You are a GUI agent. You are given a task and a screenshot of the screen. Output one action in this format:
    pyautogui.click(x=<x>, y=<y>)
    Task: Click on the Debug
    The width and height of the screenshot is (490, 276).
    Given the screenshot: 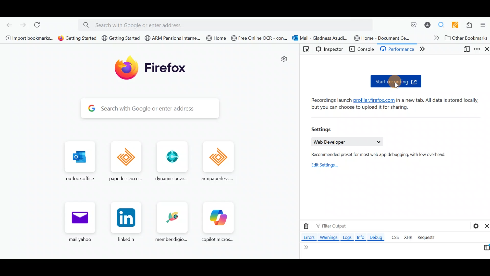 What is the action you would take?
    pyautogui.click(x=378, y=237)
    